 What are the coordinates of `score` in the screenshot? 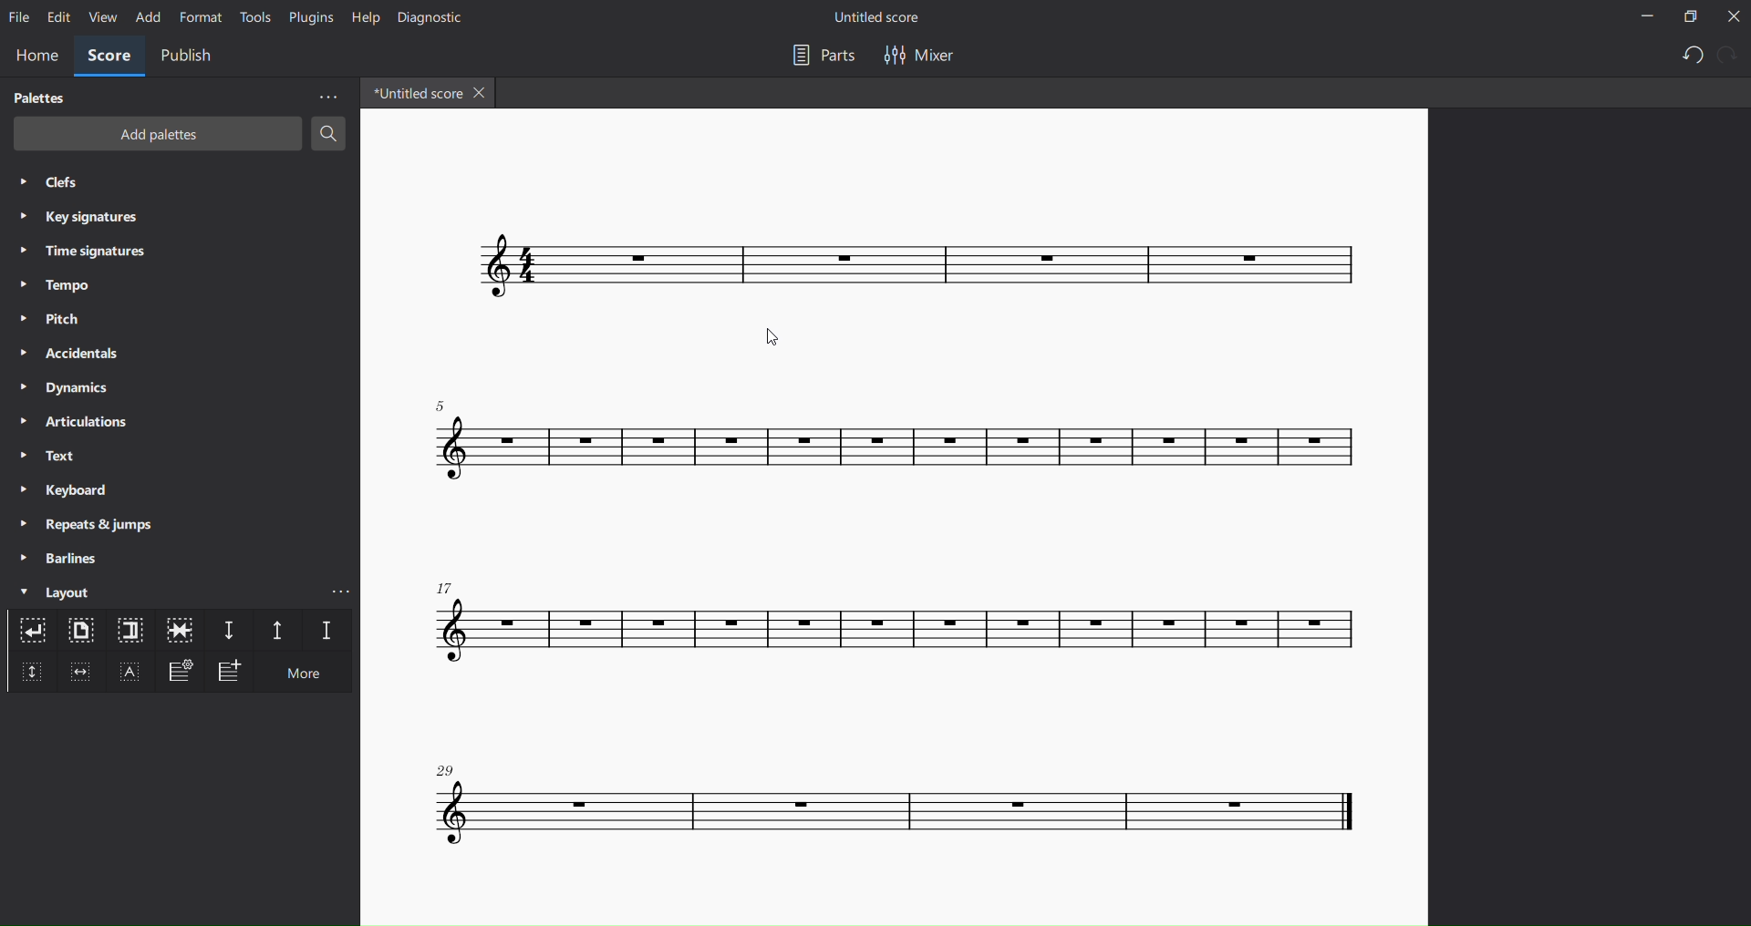 It's located at (109, 57).